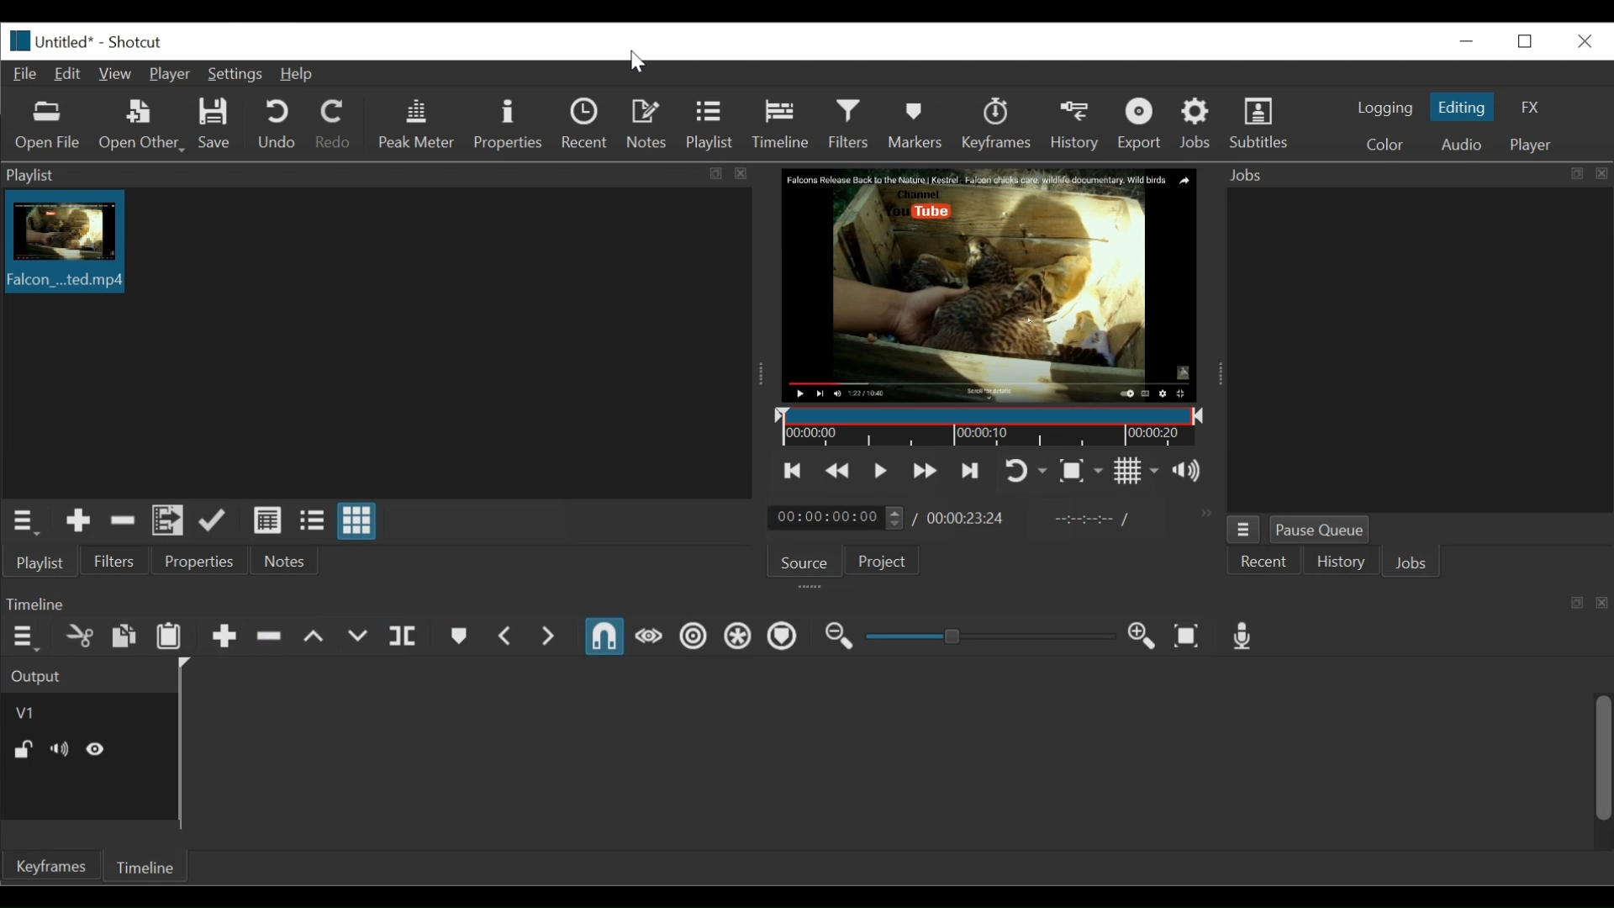 Image resolution: width=1614 pixels, height=908 pixels. What do you see at coordinates (1092, 520) in the screenshot?
I see `In point` at bounding box center [1092, 520].